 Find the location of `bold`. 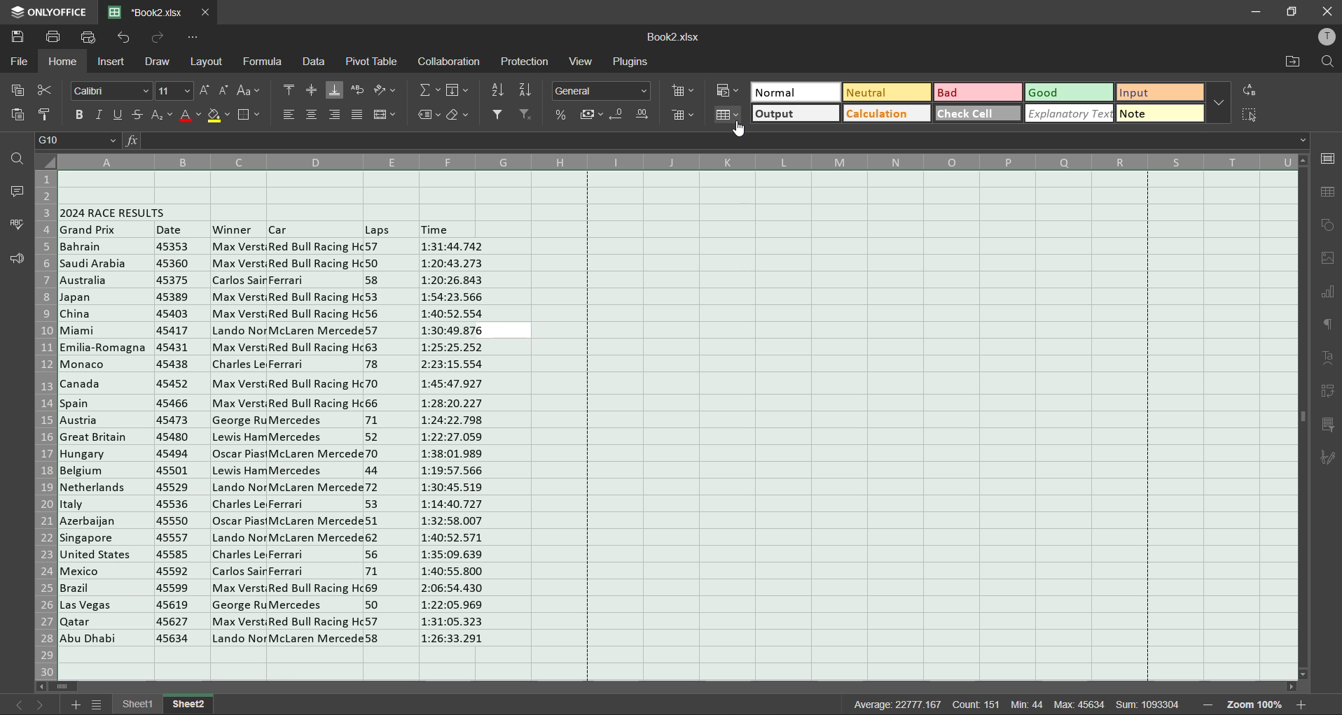

bold is located at coordinates (81, 115).